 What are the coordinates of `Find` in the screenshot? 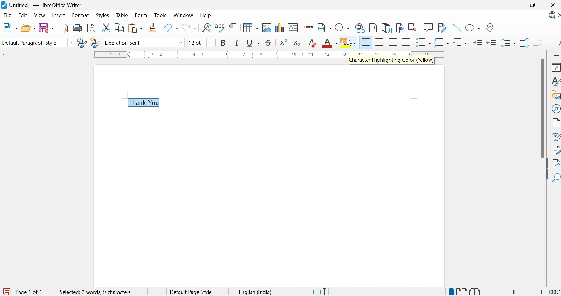 It's located at (556, 179).